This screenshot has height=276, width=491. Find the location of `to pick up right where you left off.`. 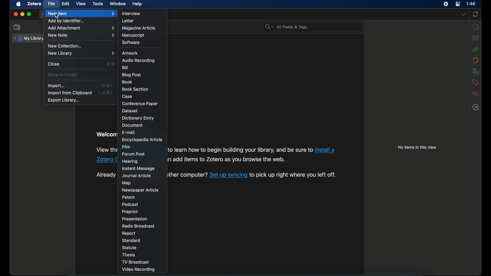

to pick up right where you left off. is located at coordinates (293, 175).